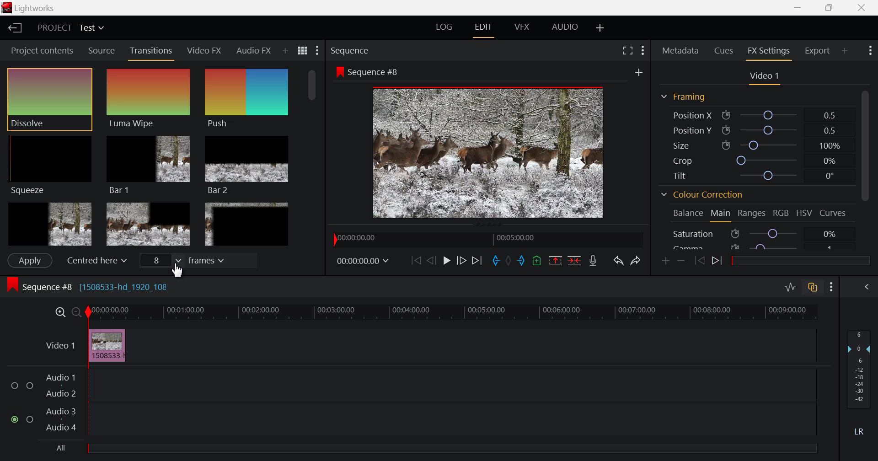 The width and height of the screenshot is (878, 461). I want to click on Sequence Preview Section, so click(349, 49).